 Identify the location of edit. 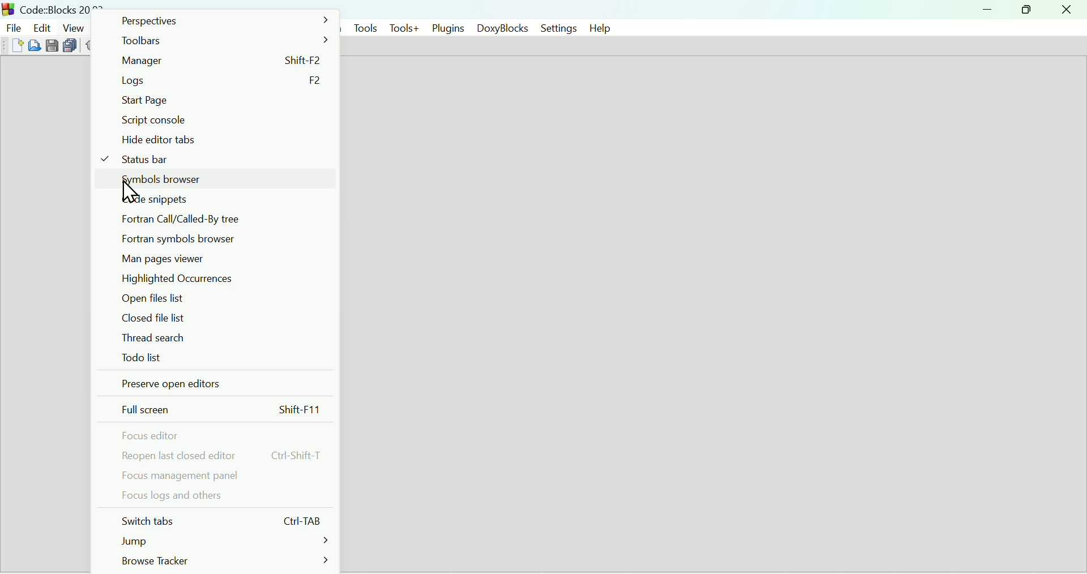
(41, 26).